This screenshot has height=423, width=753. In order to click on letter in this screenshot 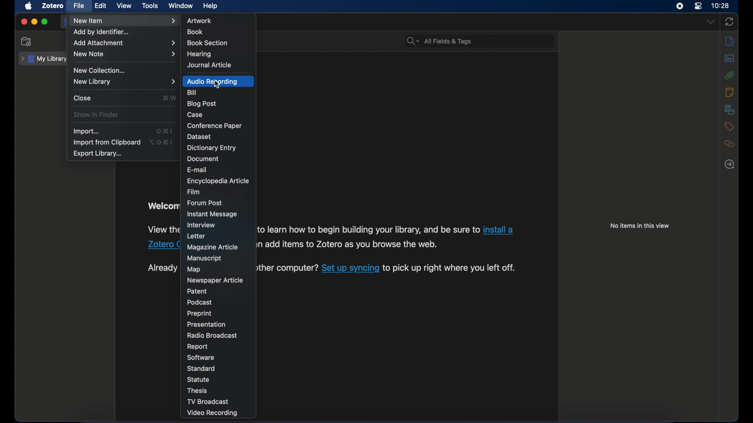, I will do `click(197, 236)`.